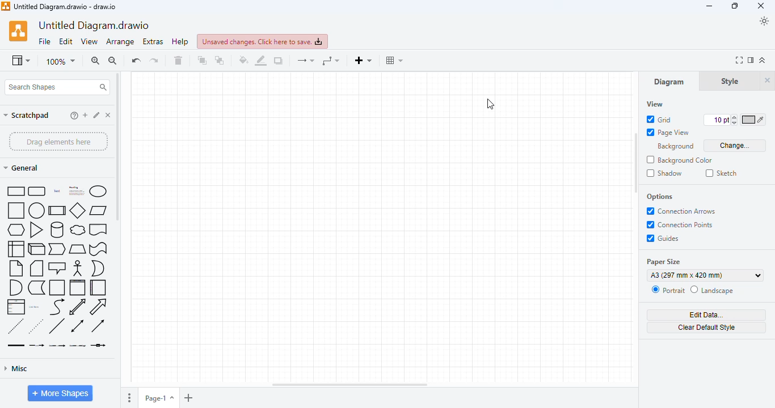  Describe the element at coordinates (663, 238) in the screenshot. I see `guides` at that location.